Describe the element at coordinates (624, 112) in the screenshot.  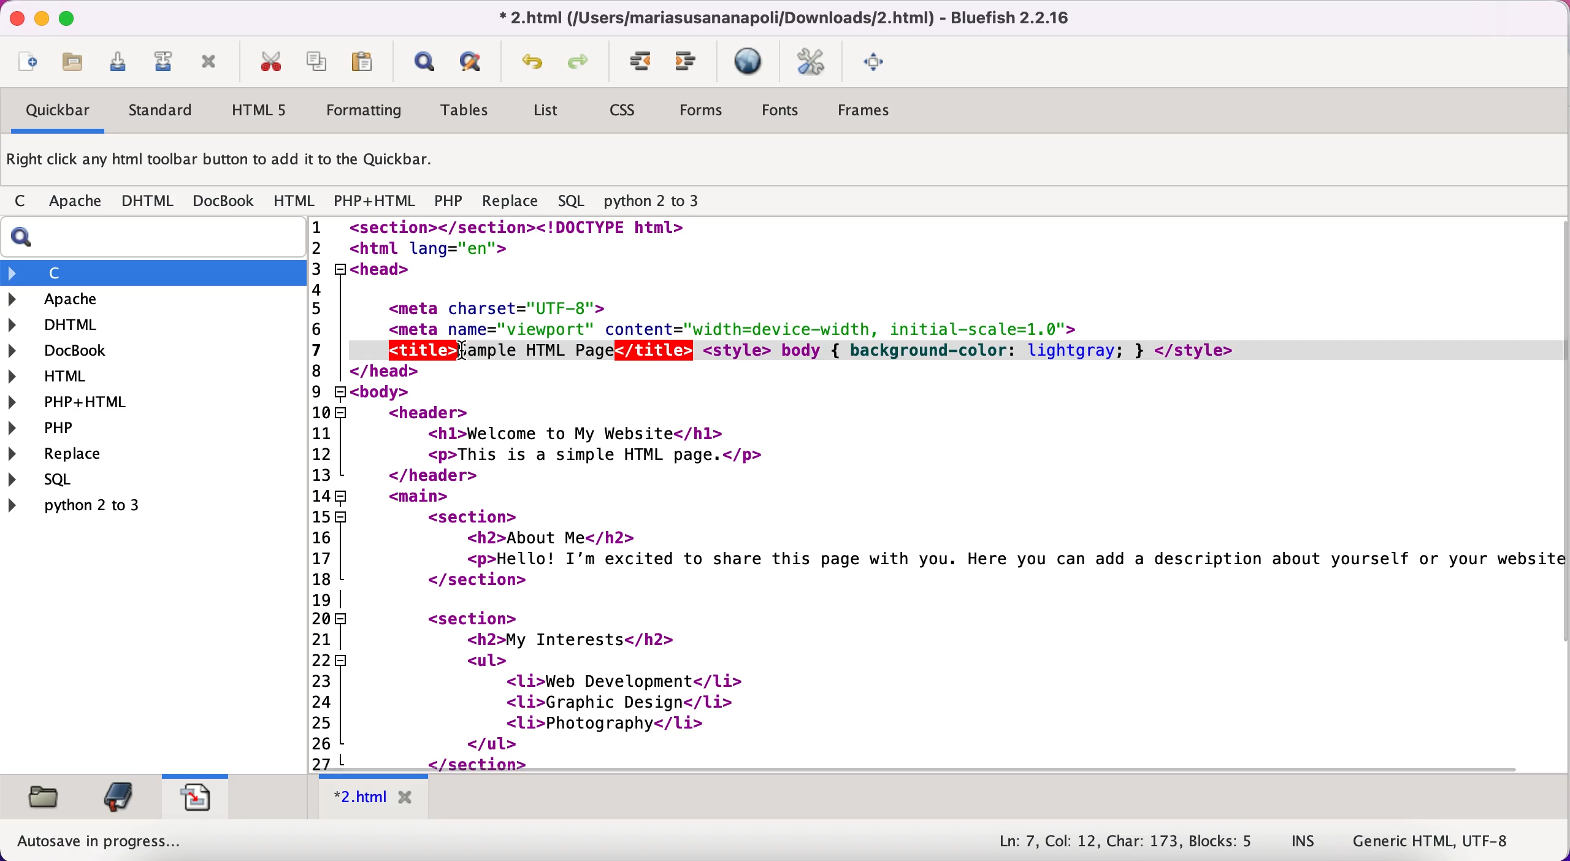
I see `css` at that location.